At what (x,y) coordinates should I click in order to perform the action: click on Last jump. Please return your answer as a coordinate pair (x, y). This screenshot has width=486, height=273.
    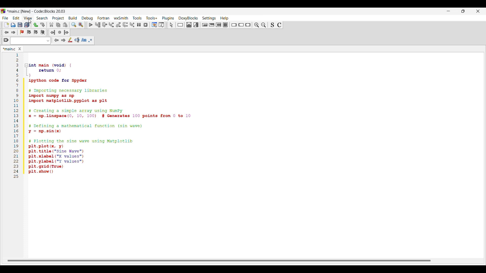
    Looking at the image, I should click on (60, 32).